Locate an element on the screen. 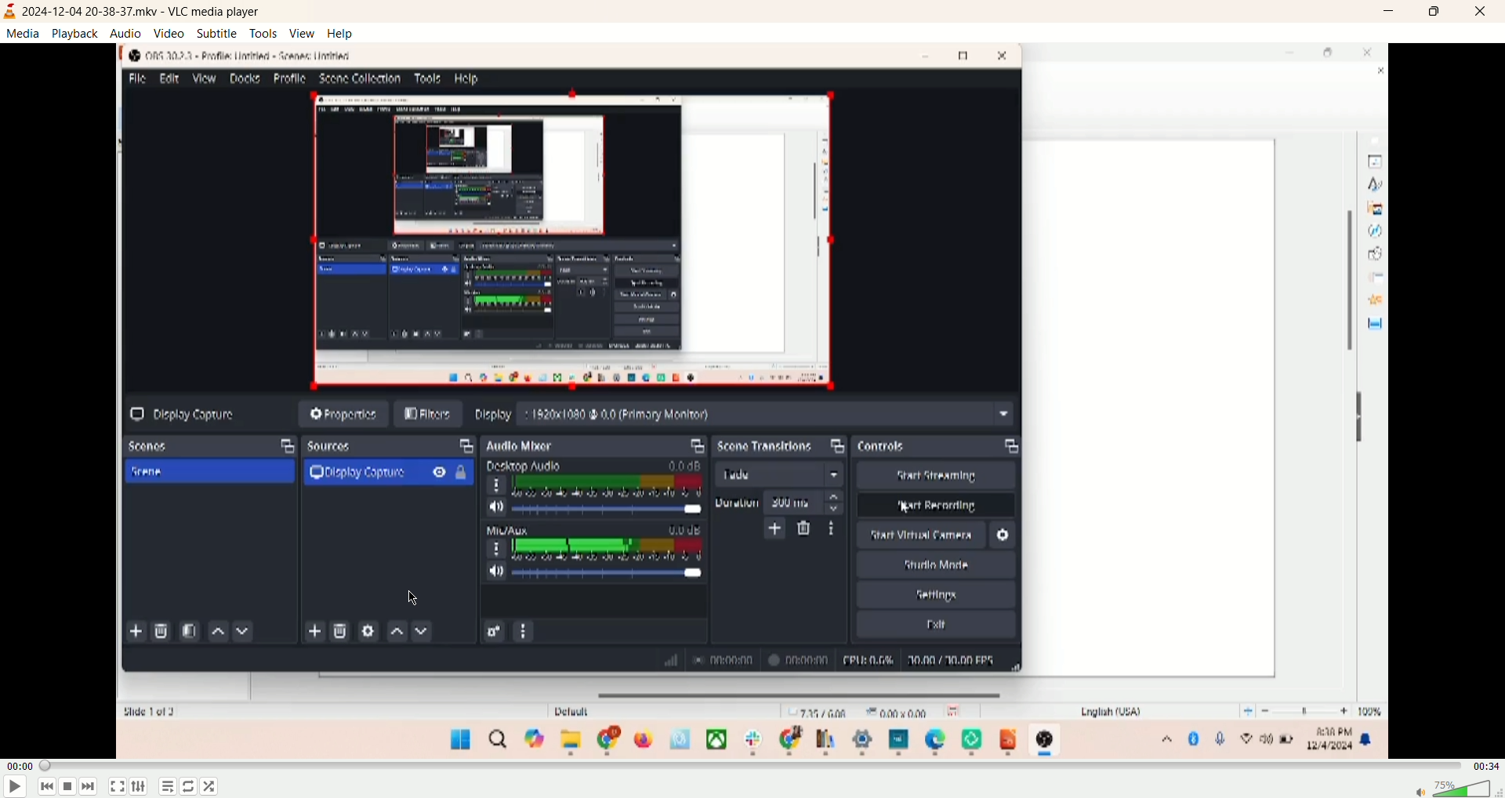 The image size is (1505, 798). remaining time is located at coordinates (1487, 770).